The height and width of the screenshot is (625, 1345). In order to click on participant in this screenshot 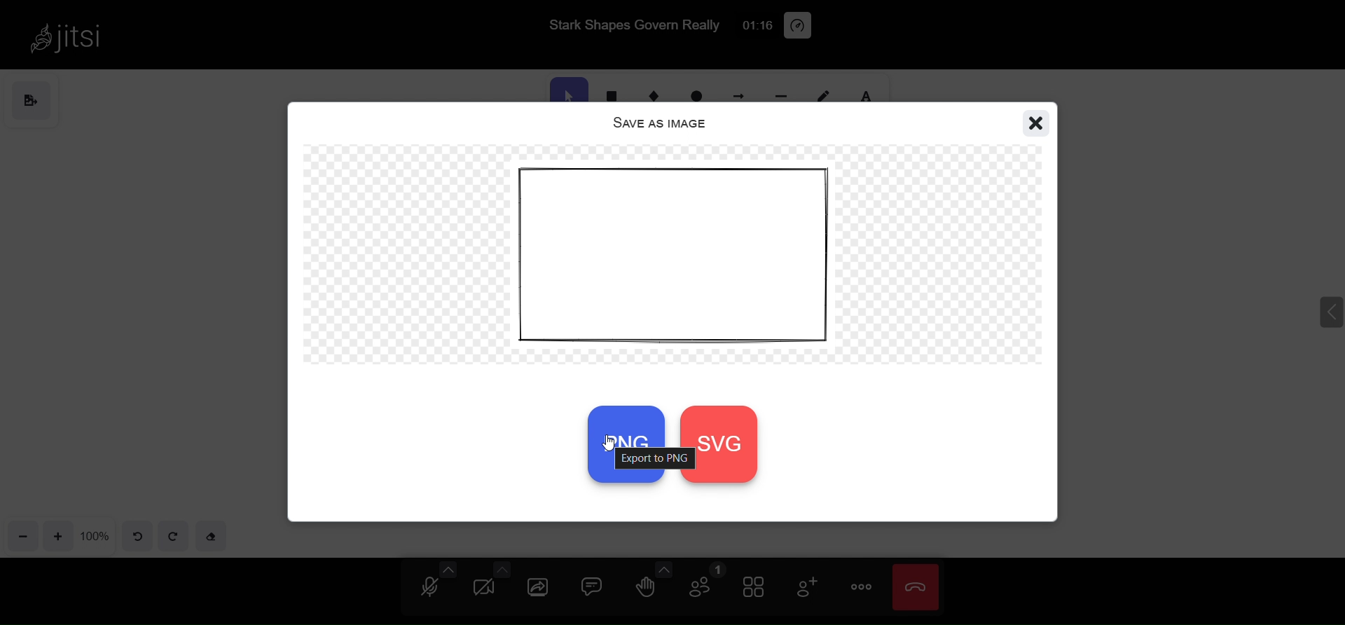, I will do `click(703, 584)`.